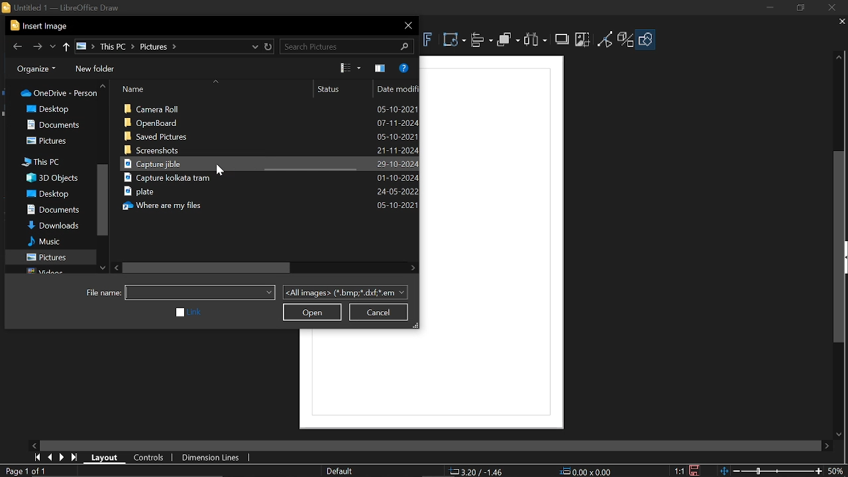 This screenshot has width=848, height=477. What do you see at coordinates (604, 42) in the screenshot?
I see `Toggle point edit mode` at bounding box center [604, 42].